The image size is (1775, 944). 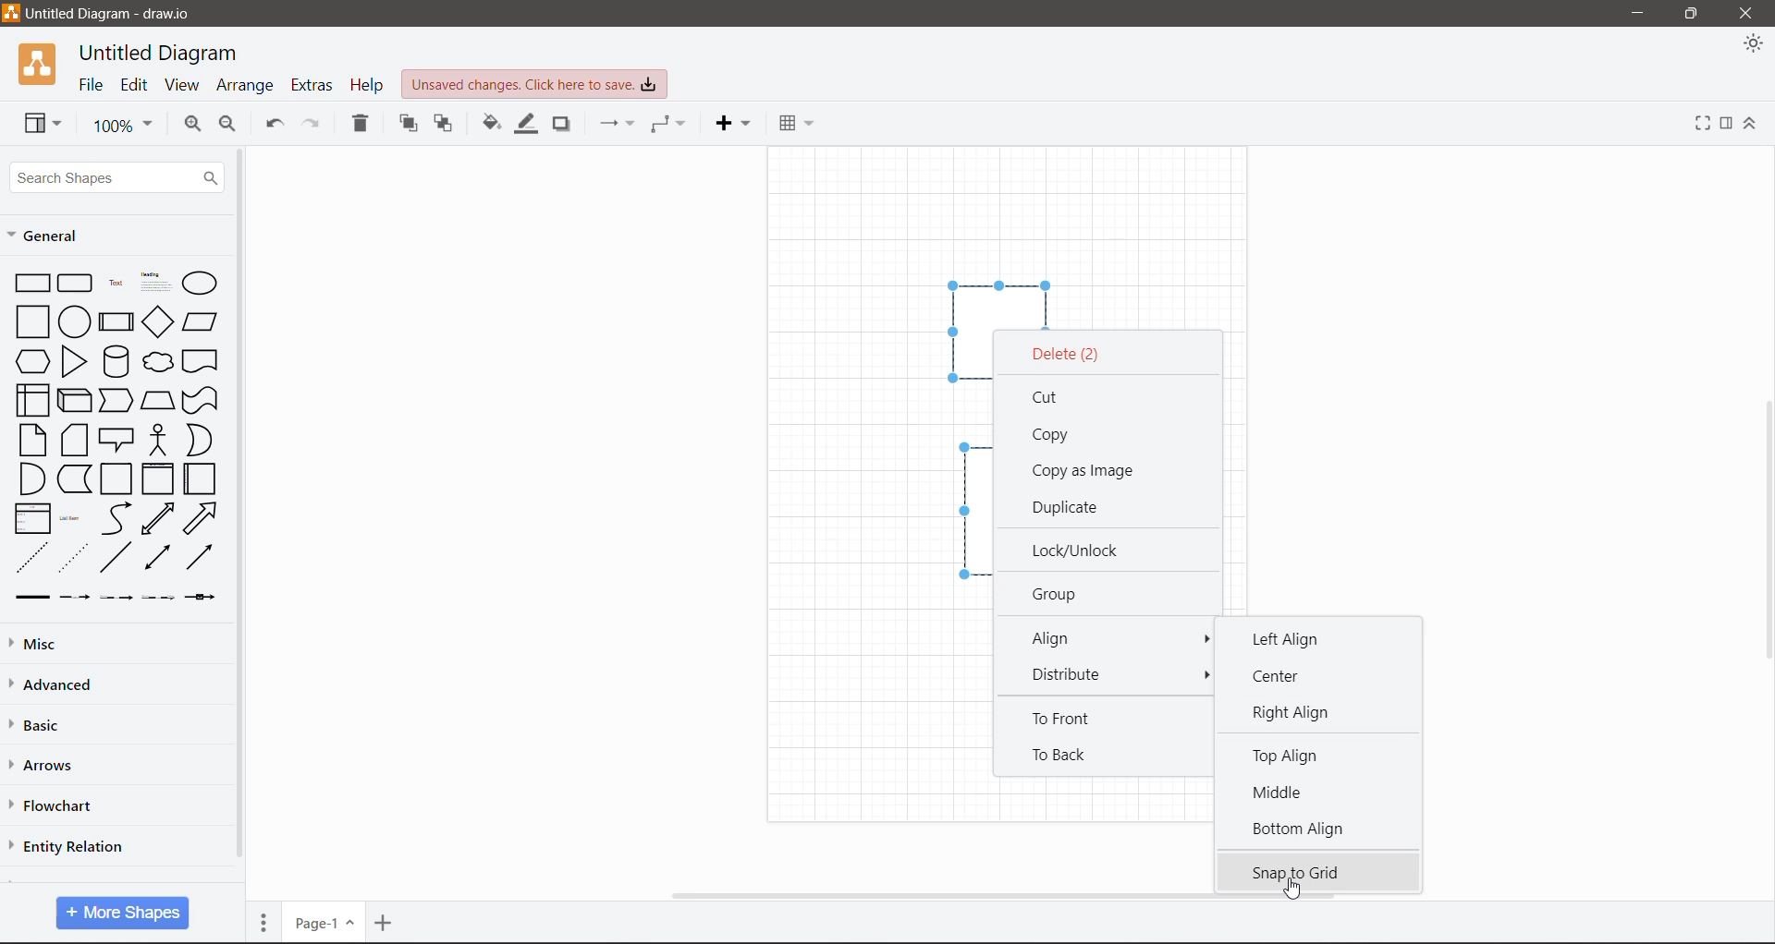 I want to click on Pages, so click(x=264, y=920).